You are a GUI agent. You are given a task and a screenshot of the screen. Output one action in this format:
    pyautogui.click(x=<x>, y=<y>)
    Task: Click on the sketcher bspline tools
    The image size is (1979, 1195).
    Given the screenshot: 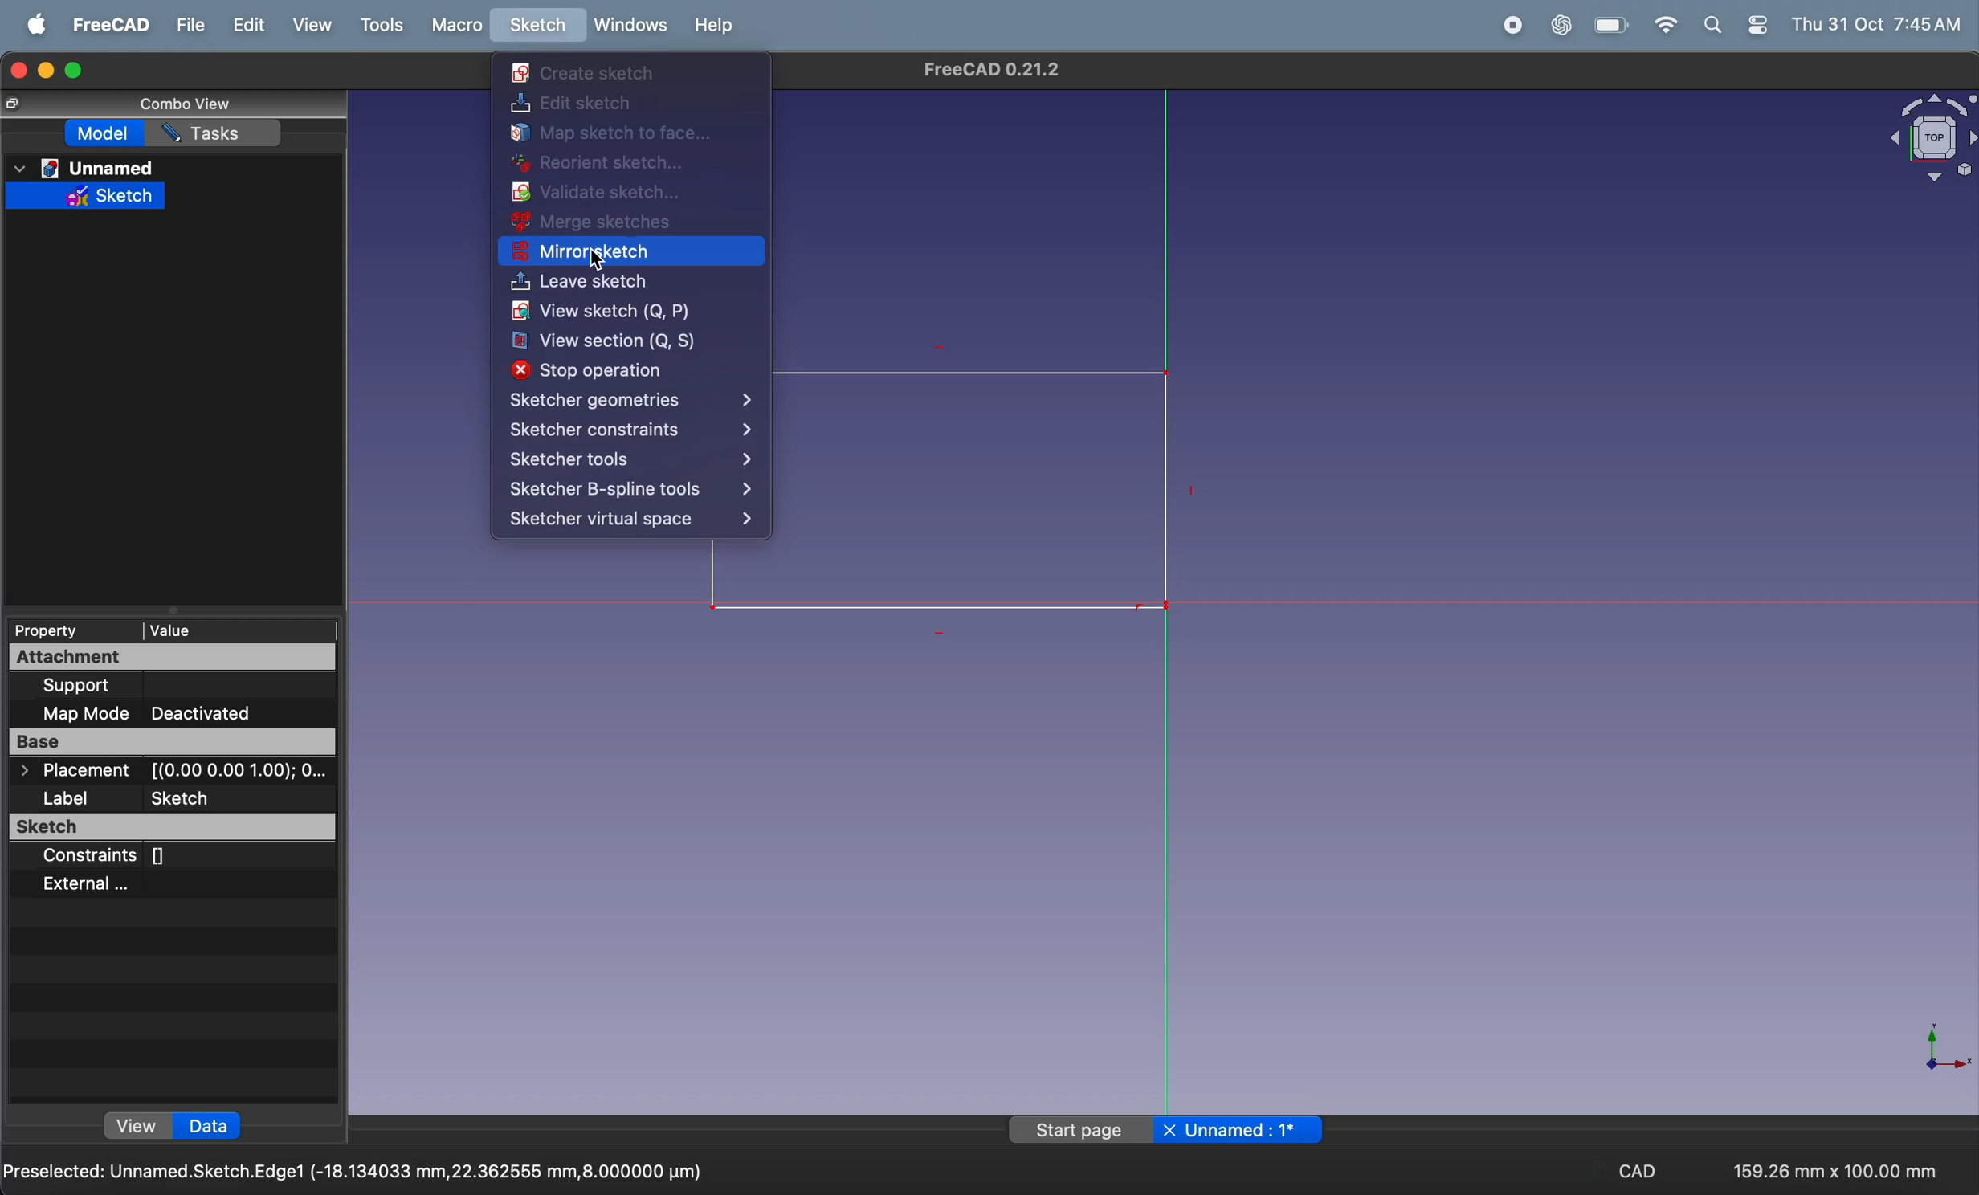 What is the action you would take?
    pyautogui.click(x=630, y=490)
    